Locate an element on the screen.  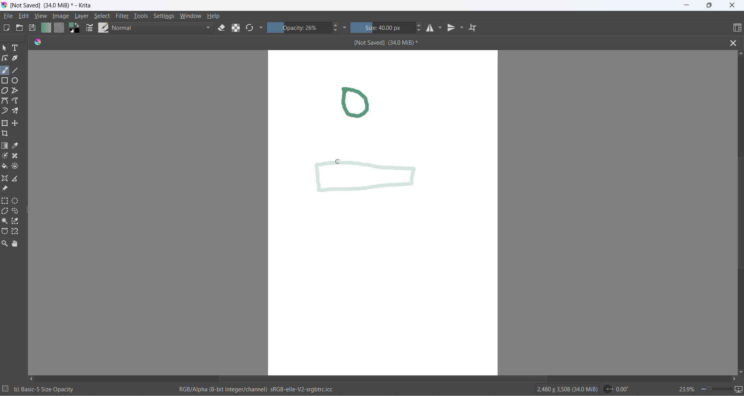
layer is located at coordinates (82, 16).